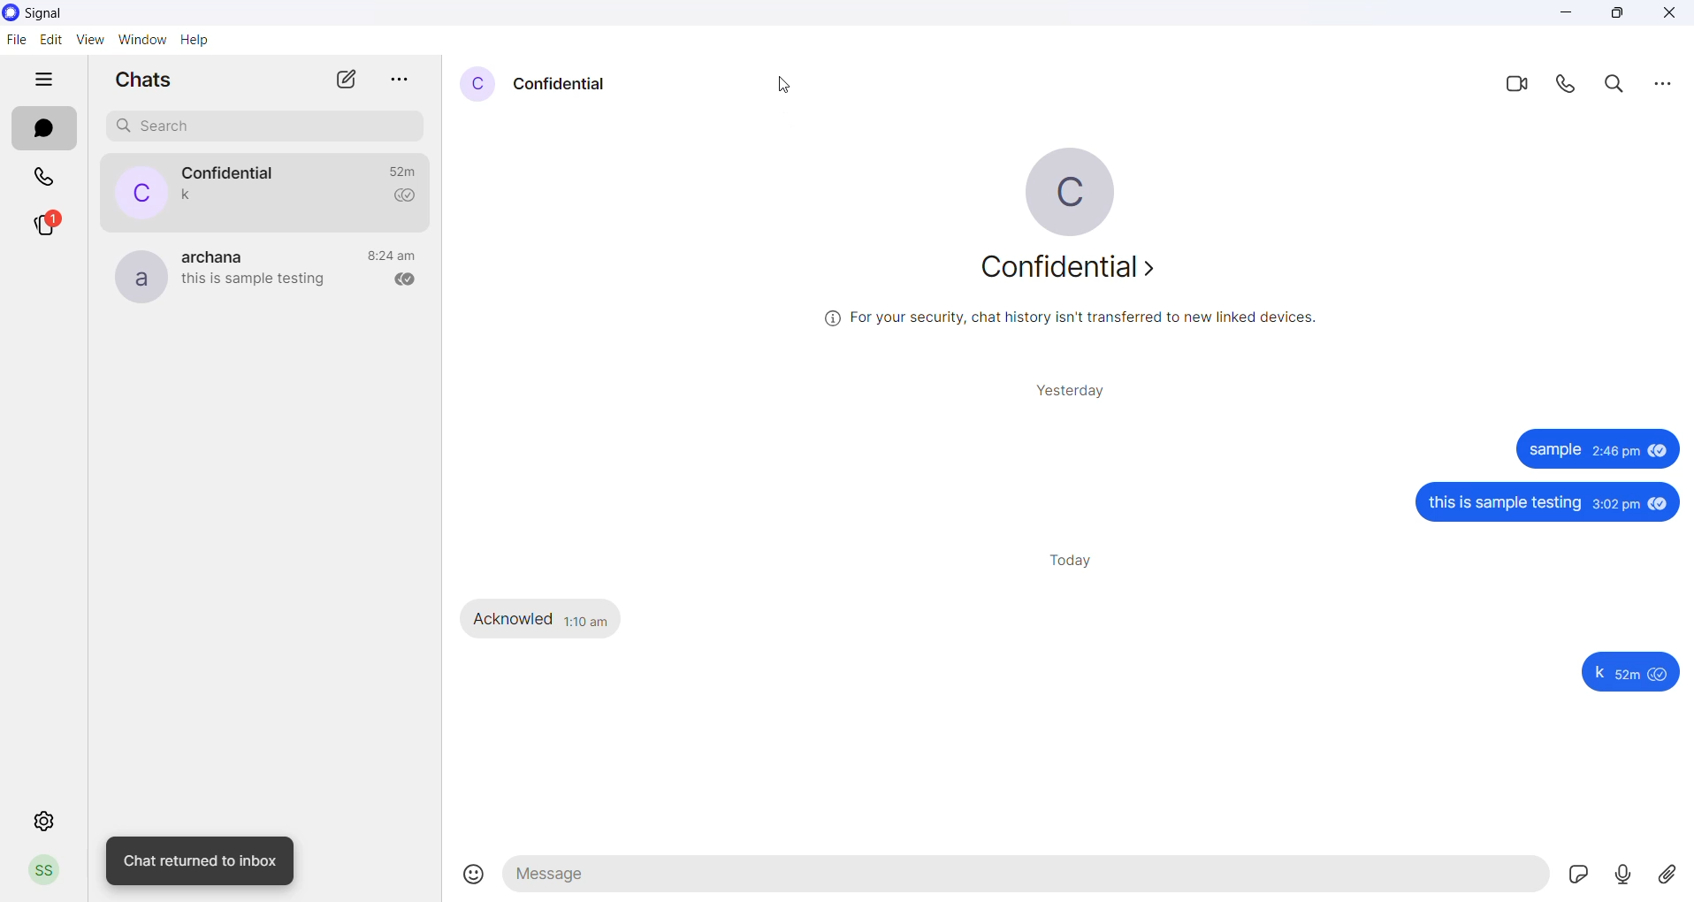  I want to click on contact name, so click(221, 256).